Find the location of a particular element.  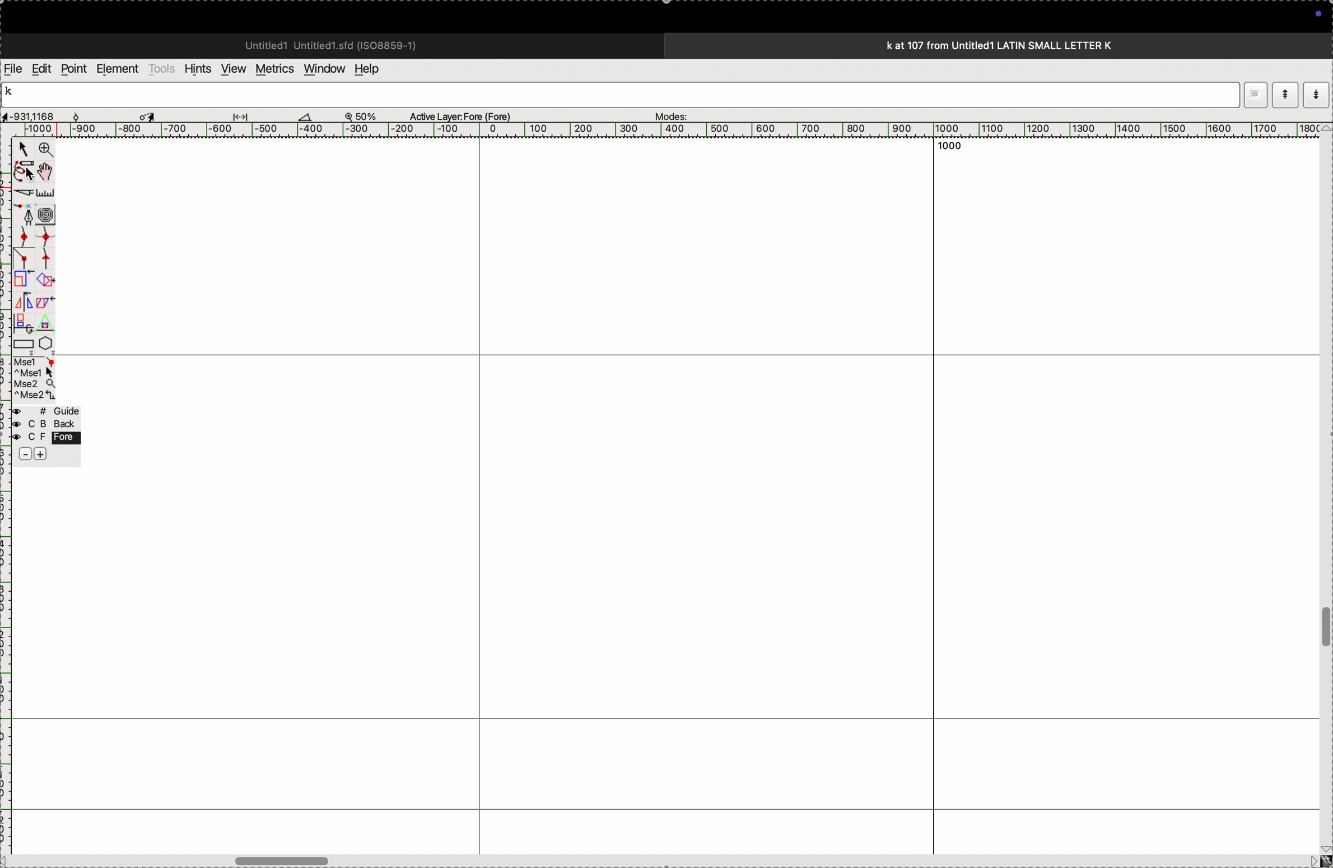

toggle is located at coordinates (1325, 628).